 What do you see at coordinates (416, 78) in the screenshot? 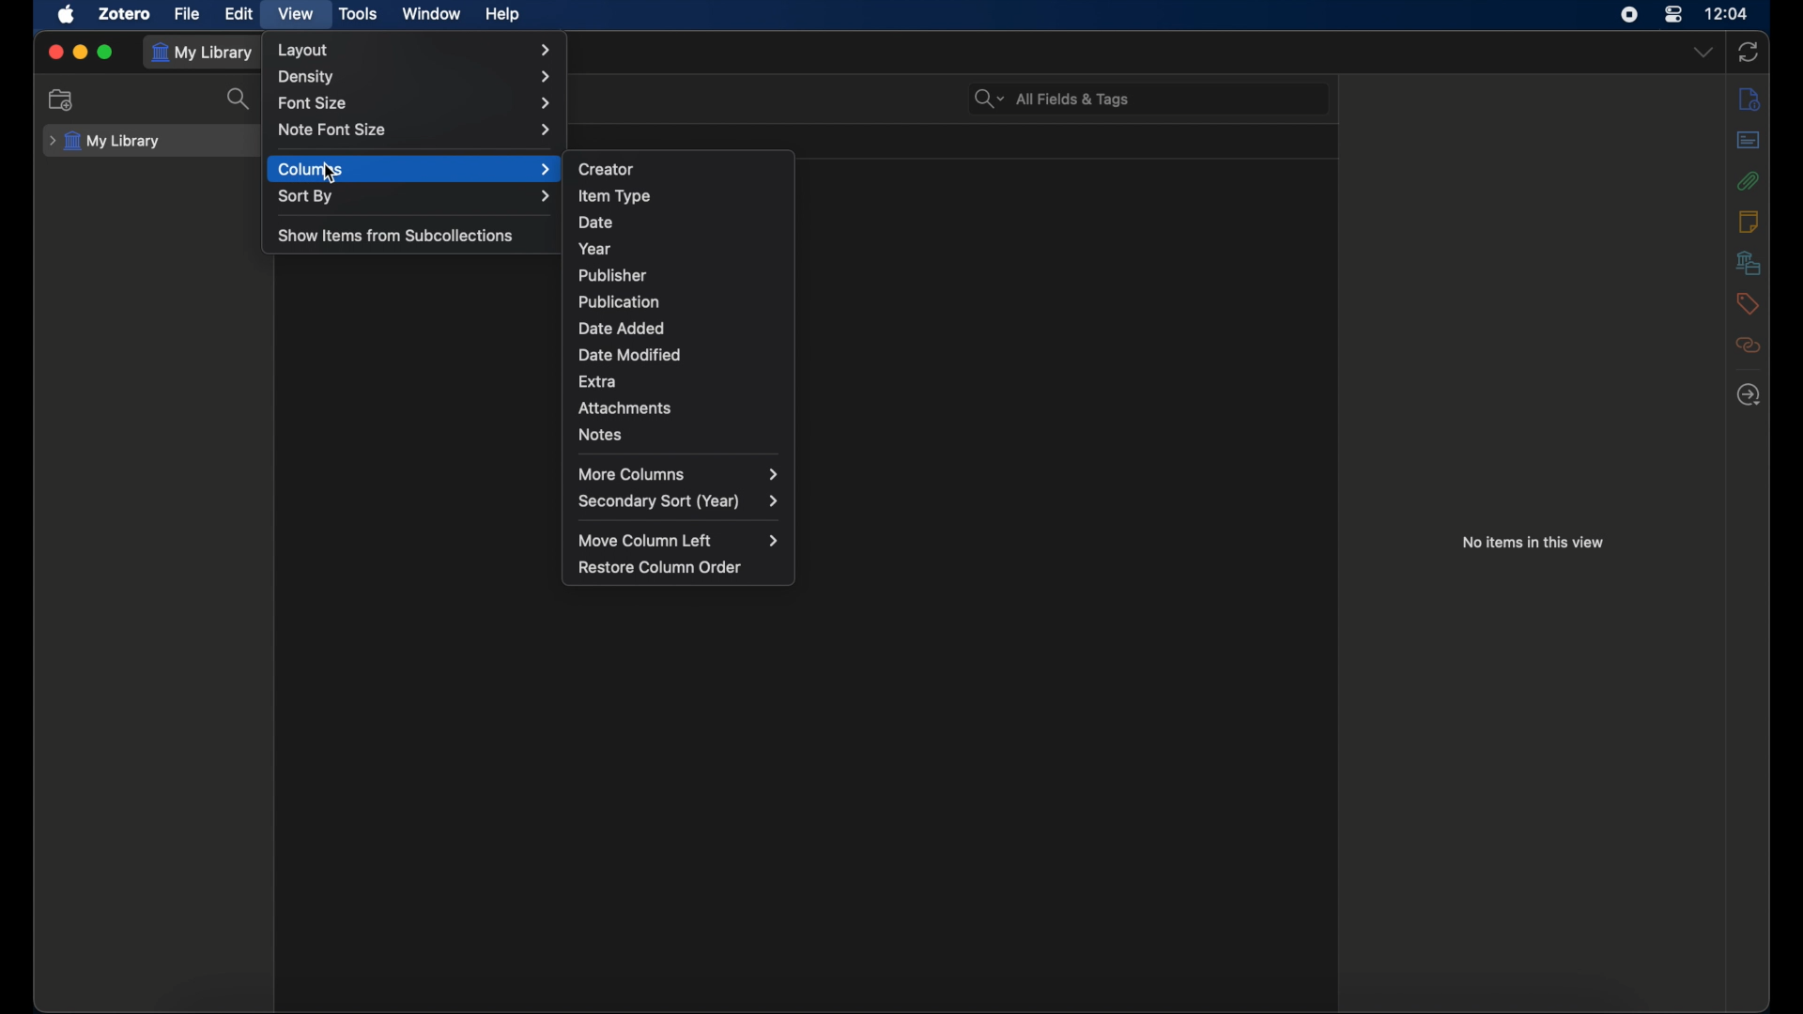
I see `density` at bounding box center [416, 78].